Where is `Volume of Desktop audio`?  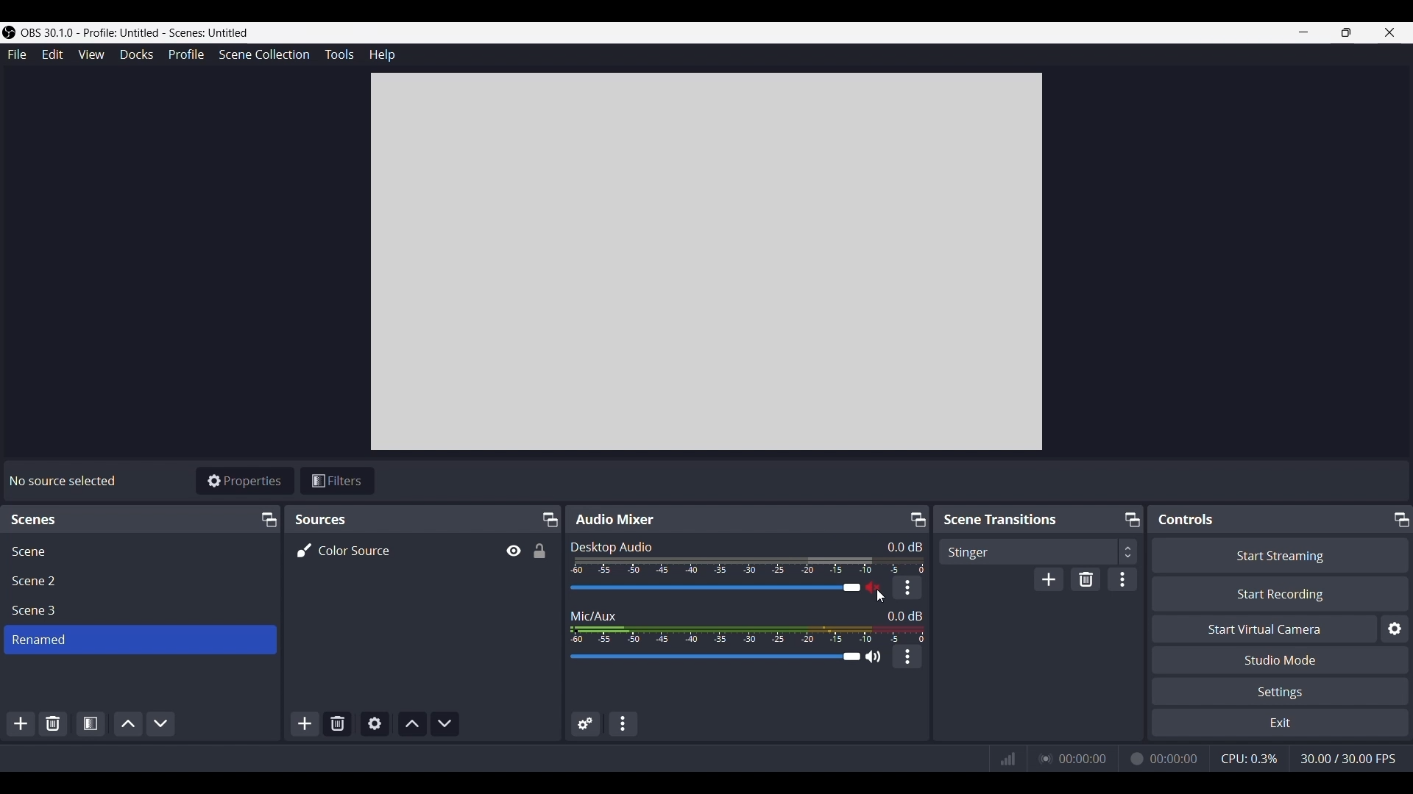 Volume of Desktop audio is located at coordinates (750, 565).